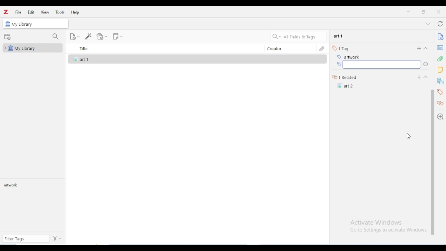 The height and width of the screenshot is (251, 446). I want to click on actions, so click(57, 239).